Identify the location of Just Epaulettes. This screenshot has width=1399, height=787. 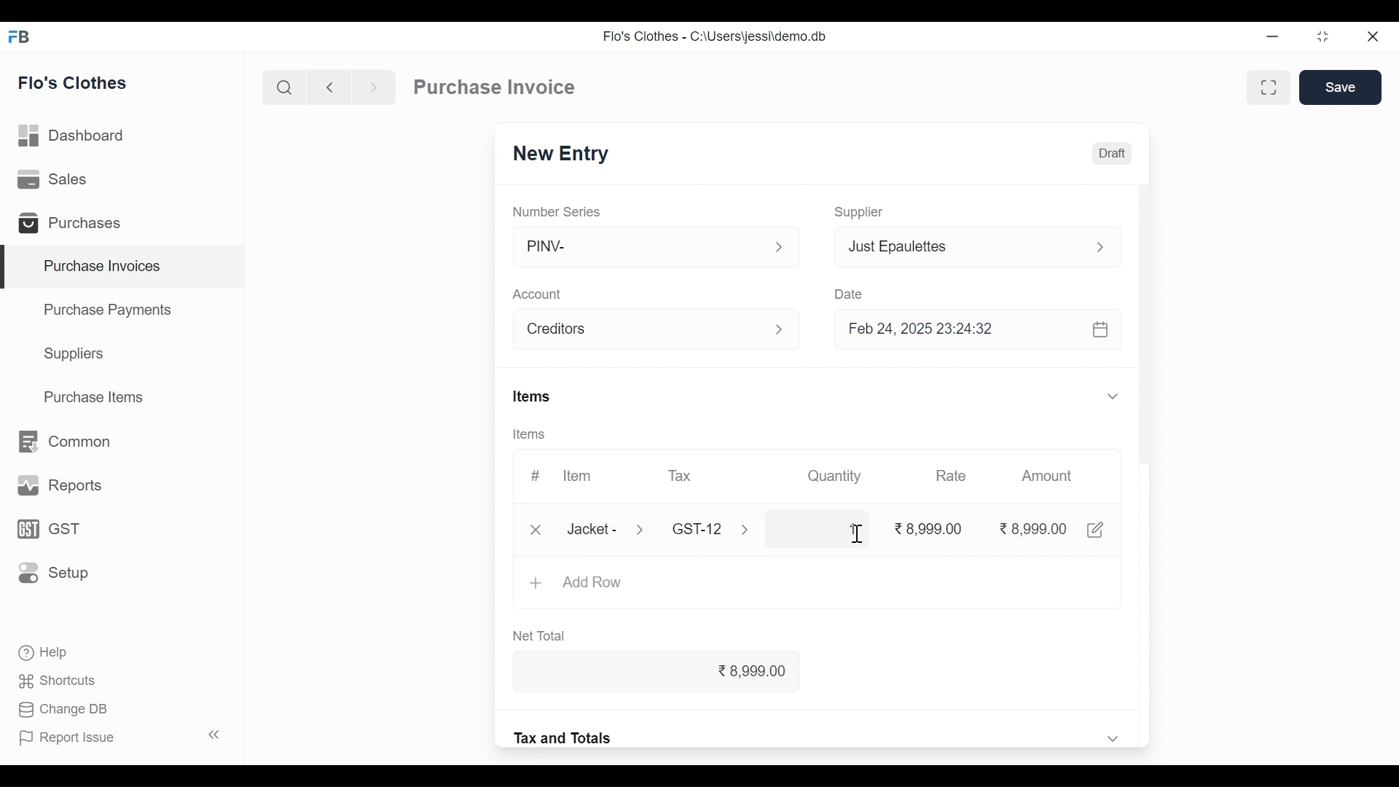
(960, 246).